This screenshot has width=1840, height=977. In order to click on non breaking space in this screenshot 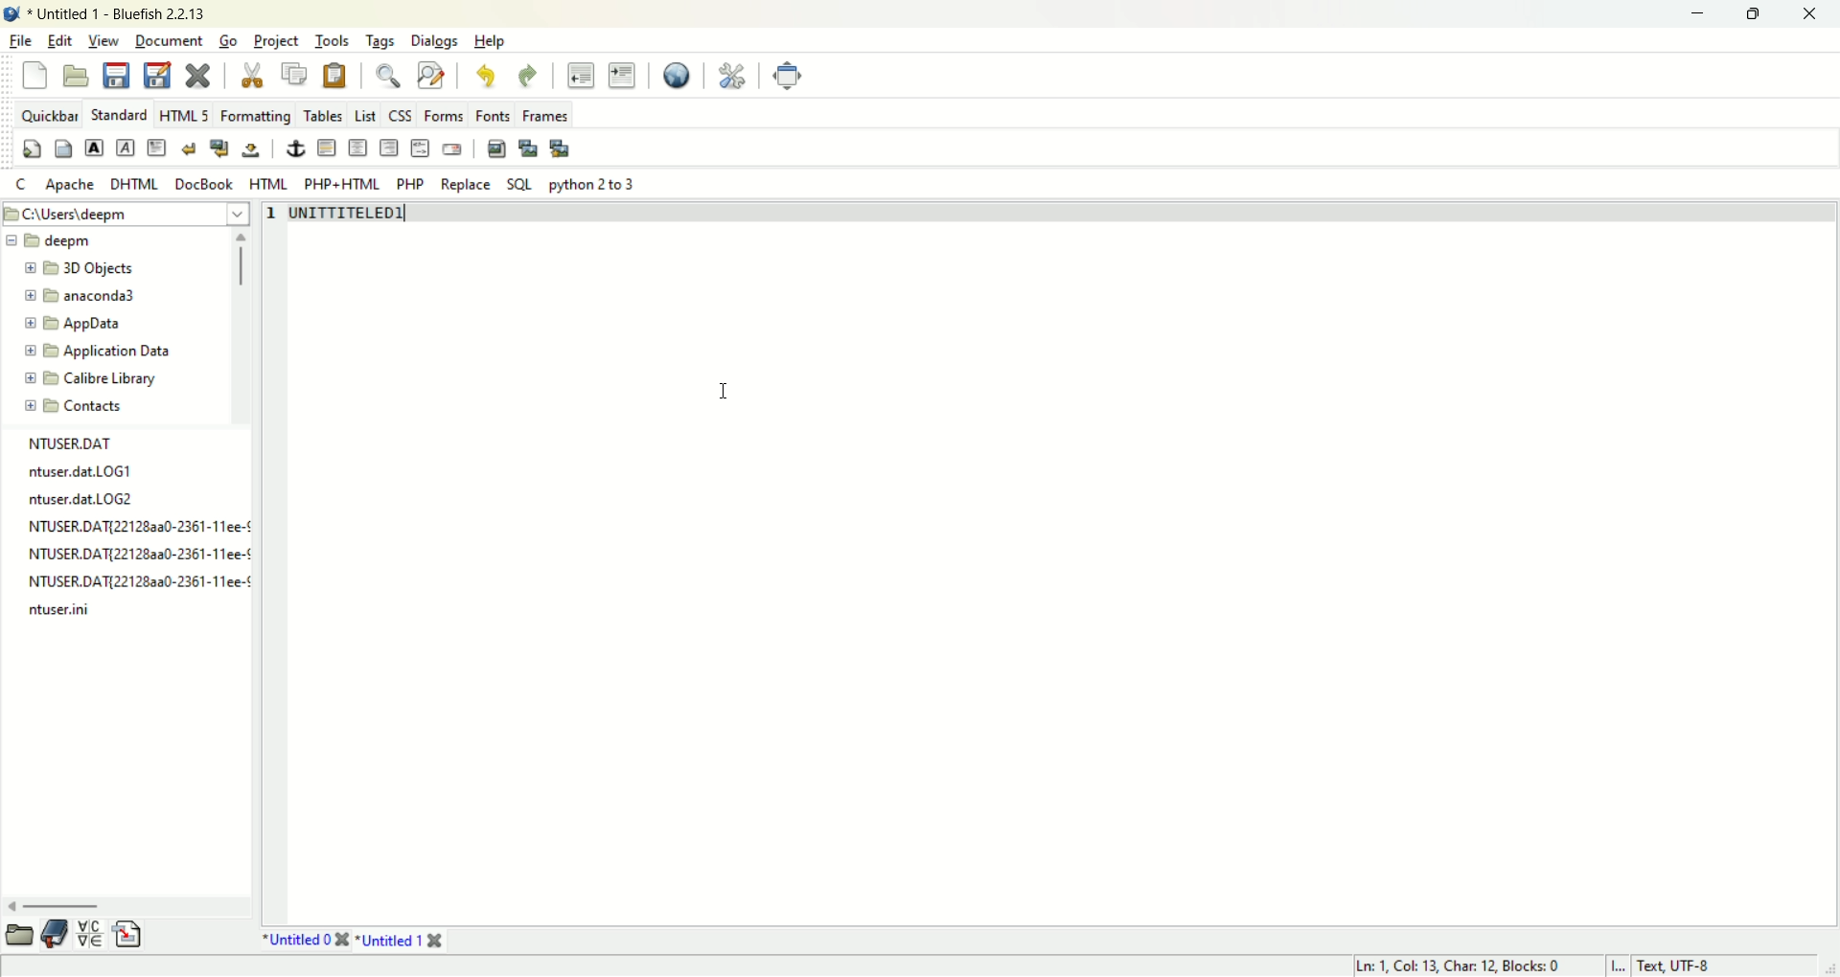, I will do `click(251, 152)`.